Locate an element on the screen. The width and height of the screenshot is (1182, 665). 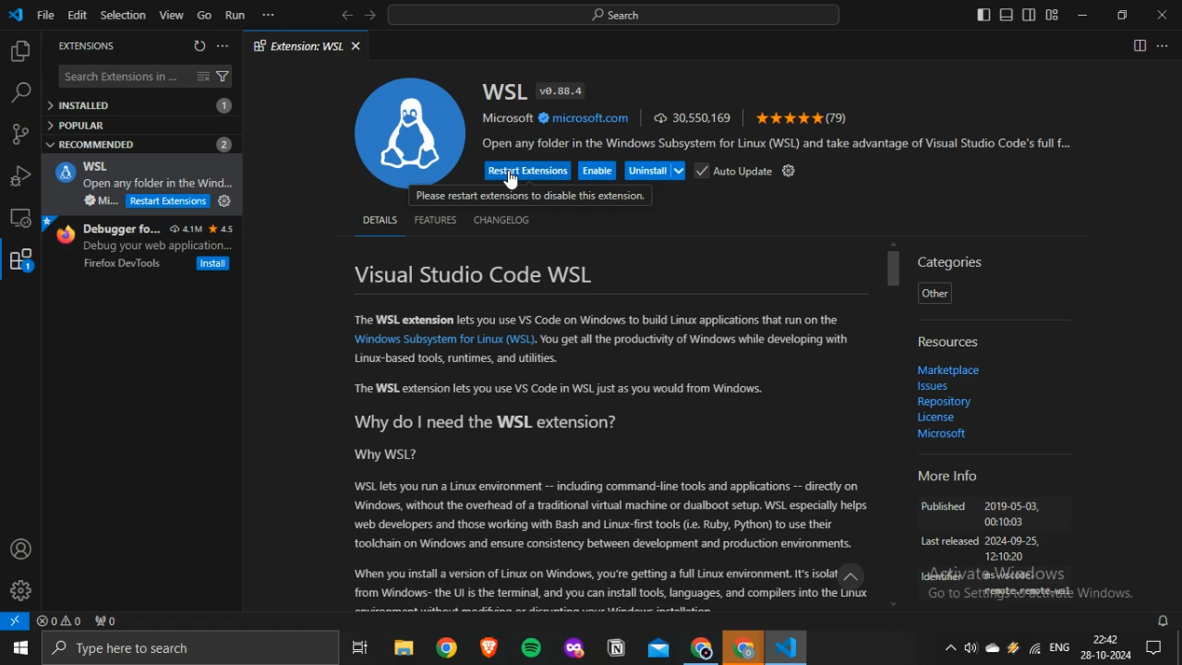
winamp agent is located at coordinates (1013, 647).